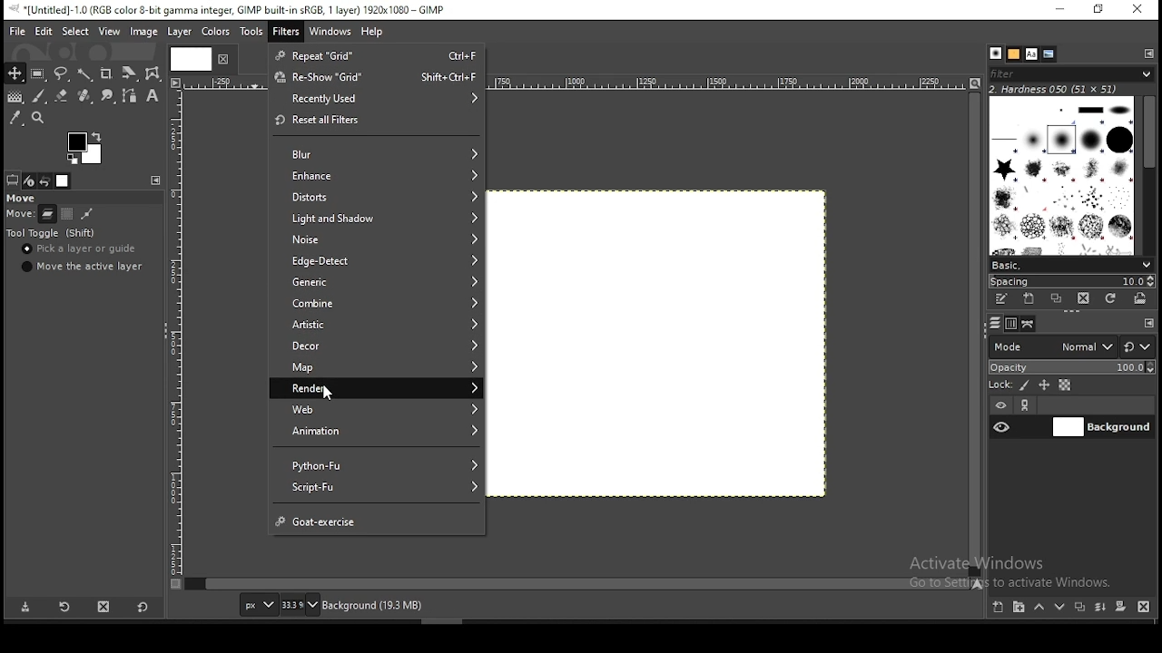 The image size is (1162, 653). Describe the element at coordinates (1139, 11) in the screenshot. I see `close window` at that location.